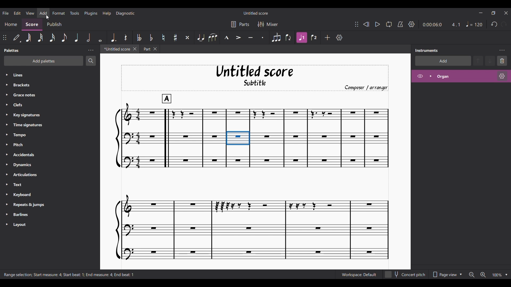 Image resolution: width=511 pixels, height=287 pixels. I want to click on Undo, so click(494, 24).